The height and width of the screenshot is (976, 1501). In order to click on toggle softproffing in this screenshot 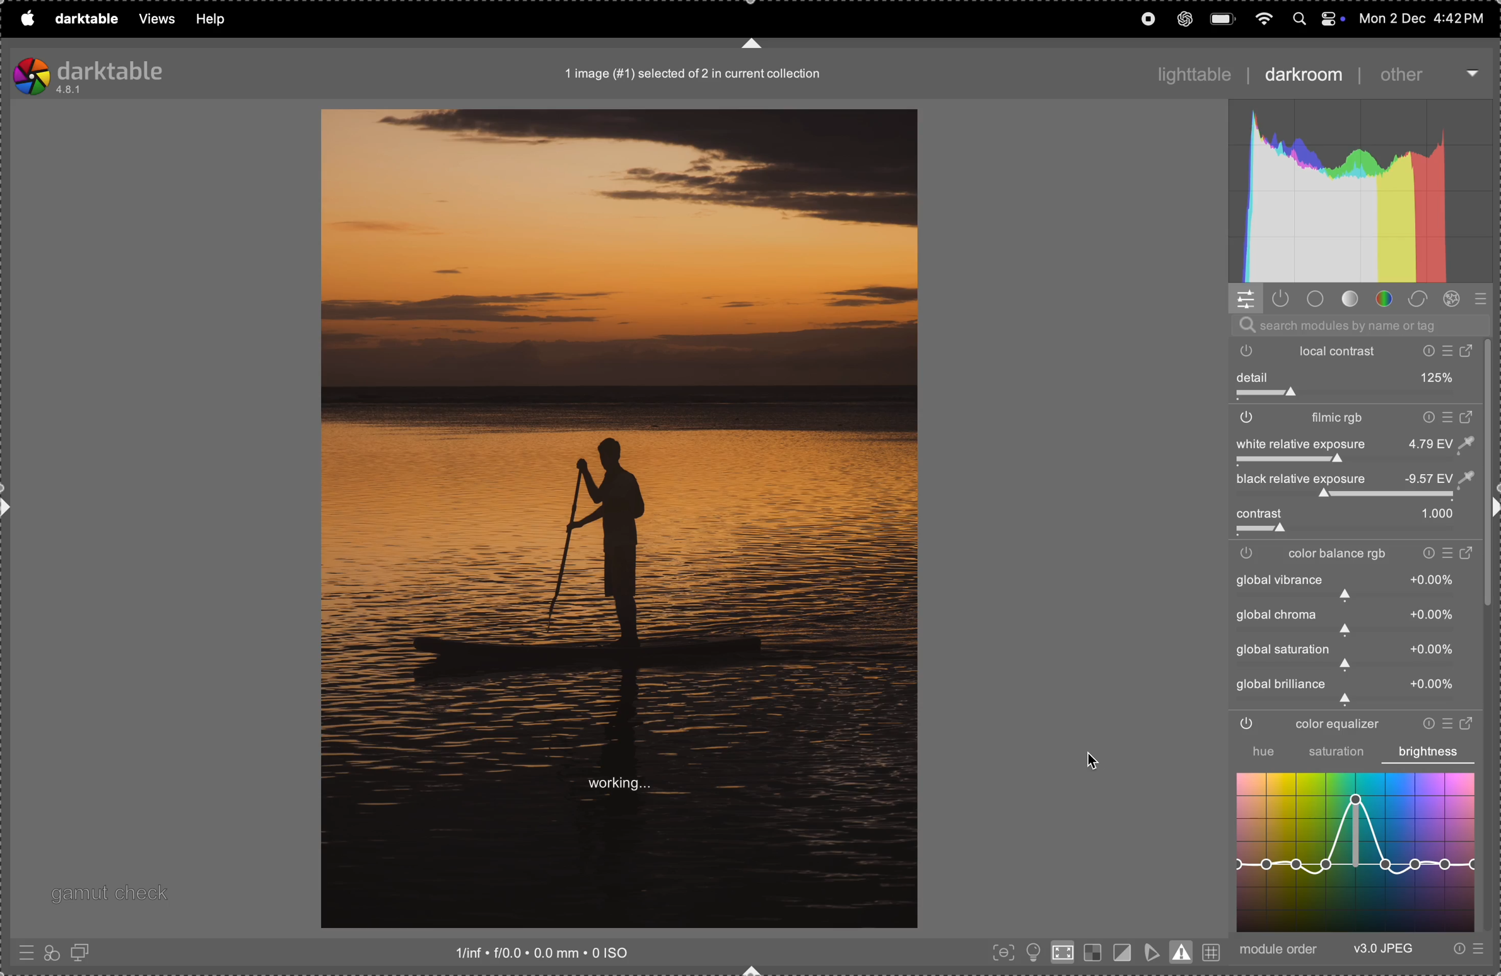, I will do `click(1152, 950)`.